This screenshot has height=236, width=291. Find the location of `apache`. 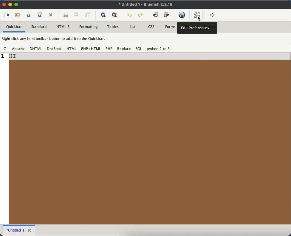

apache is located at coordinates (18, 49).